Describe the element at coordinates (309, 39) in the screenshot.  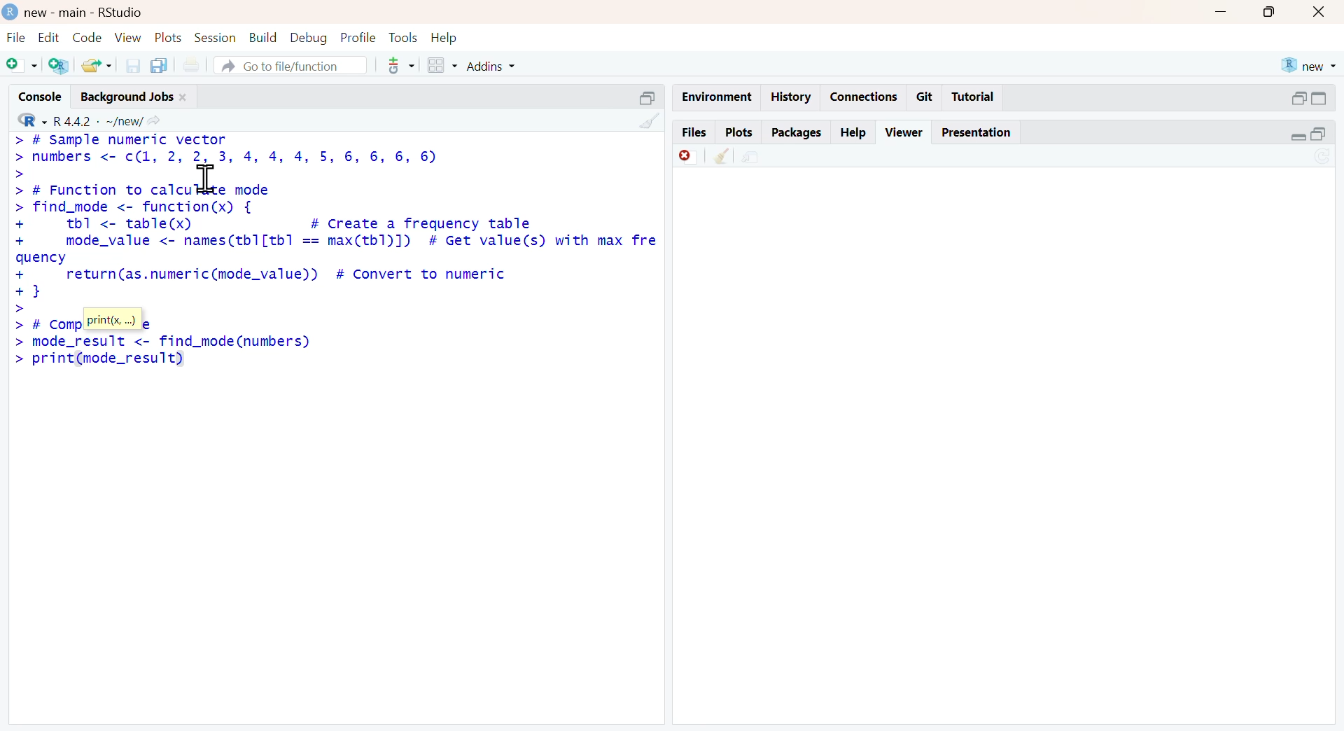
I see `debug` at that location.